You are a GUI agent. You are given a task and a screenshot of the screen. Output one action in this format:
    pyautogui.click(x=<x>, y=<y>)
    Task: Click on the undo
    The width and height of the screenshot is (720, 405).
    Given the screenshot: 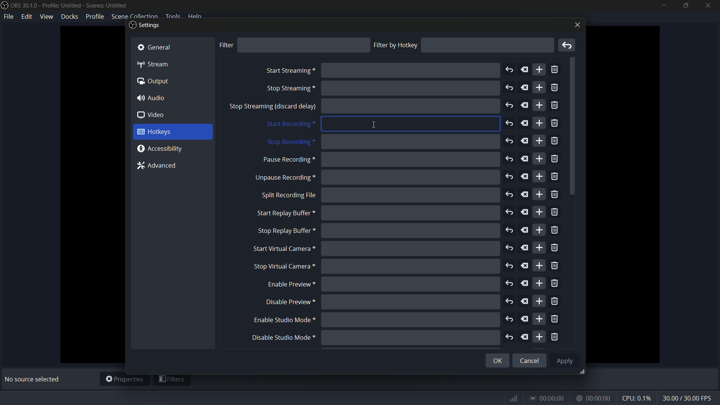 What is the action you would take?
    pyautogui.click(x=510, y=212)
    